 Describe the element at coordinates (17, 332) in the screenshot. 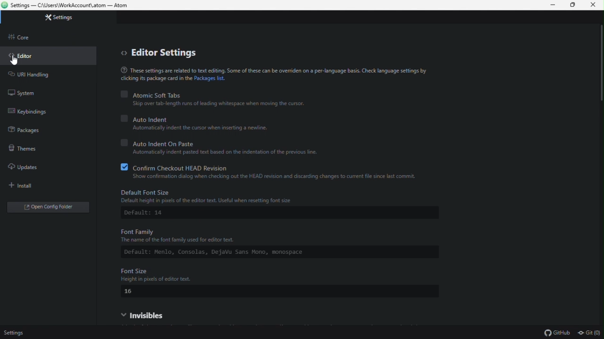

I see `Setting` at that location.